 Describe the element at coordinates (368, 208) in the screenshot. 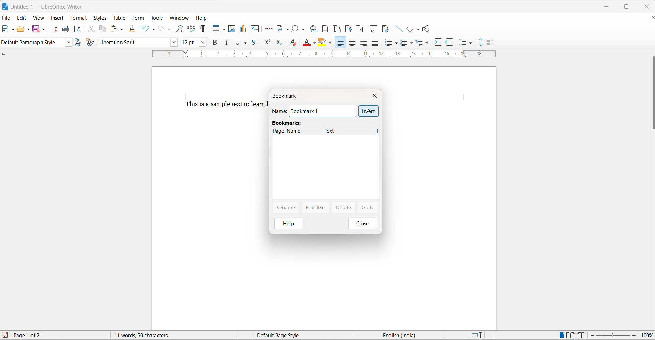

I see `go to` at that location.